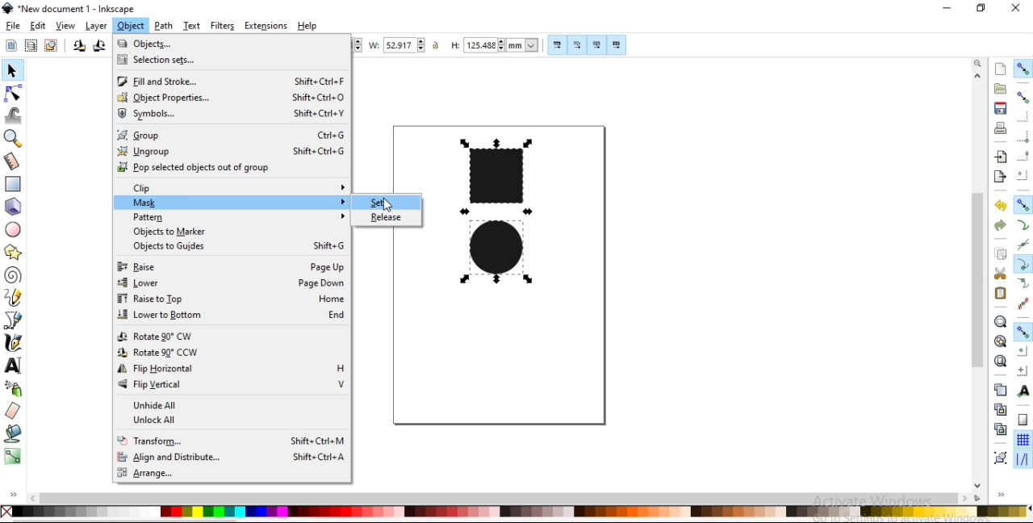 The image size is (1033, 523). Describe the element at coordinates (228, 371) in the screenshot. I see `flip horizontal` at that location.